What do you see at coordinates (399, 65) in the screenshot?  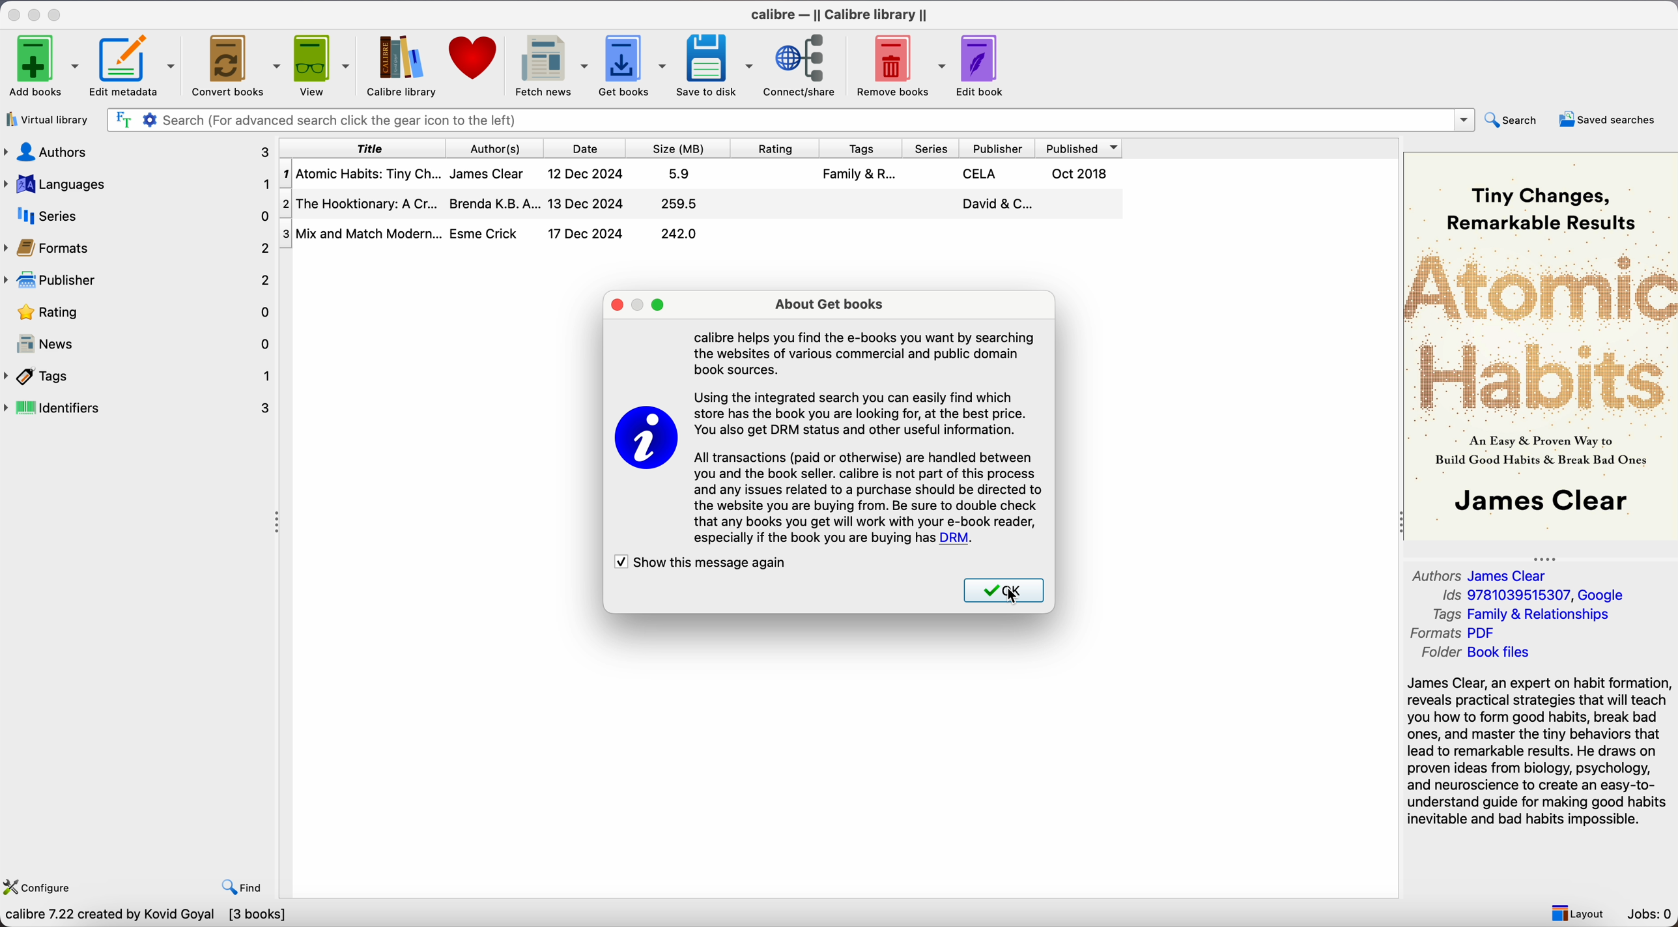 I see `Calibre library` at bounding box center [399, 65].